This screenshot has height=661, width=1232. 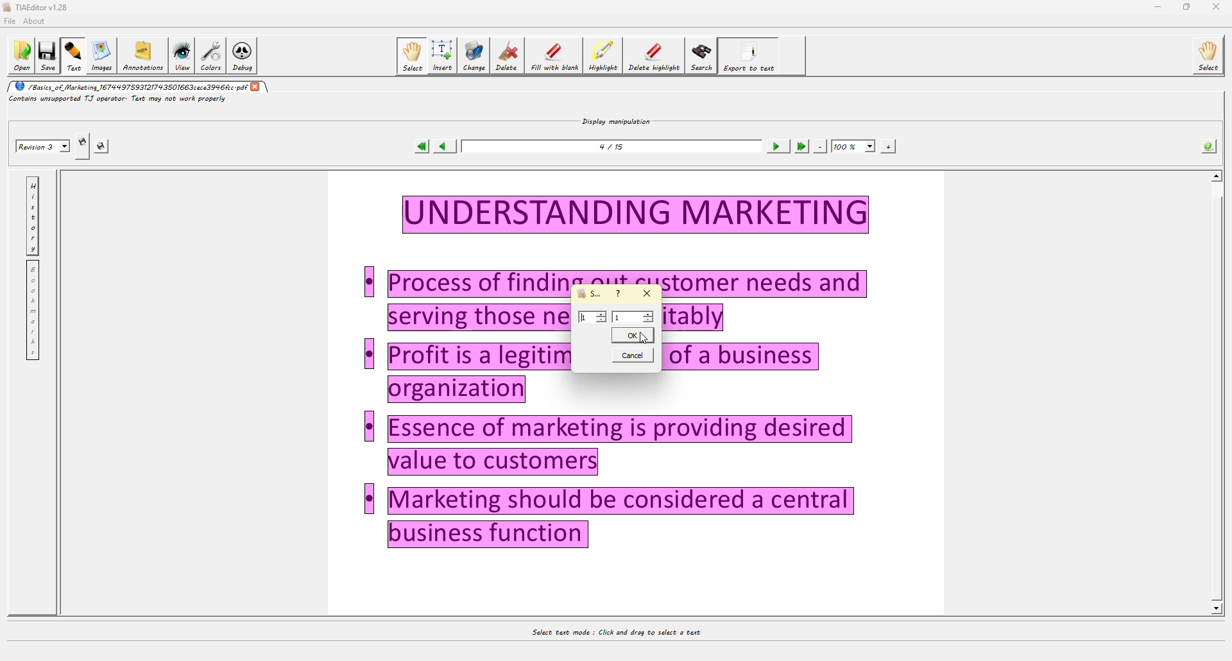 What do you see at coordinates (656, 53) in the screenshot?
I see `delete highlight` at bounding box center [656, 53].